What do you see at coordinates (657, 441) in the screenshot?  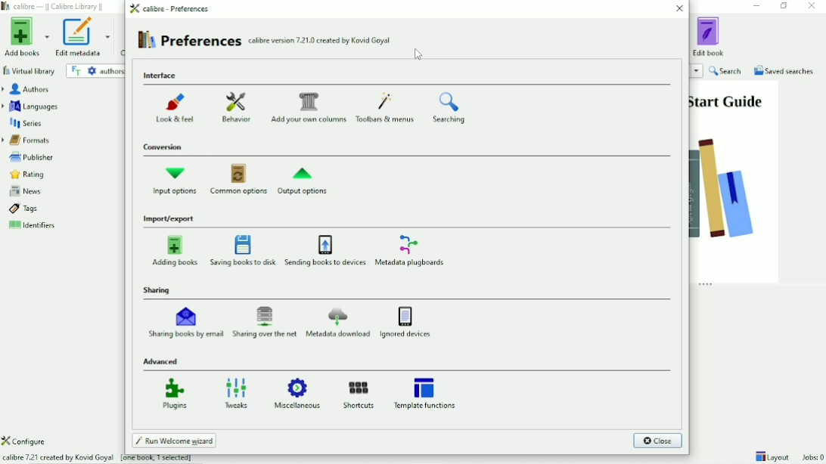 I see `Close` at bounding box center [657, 441].